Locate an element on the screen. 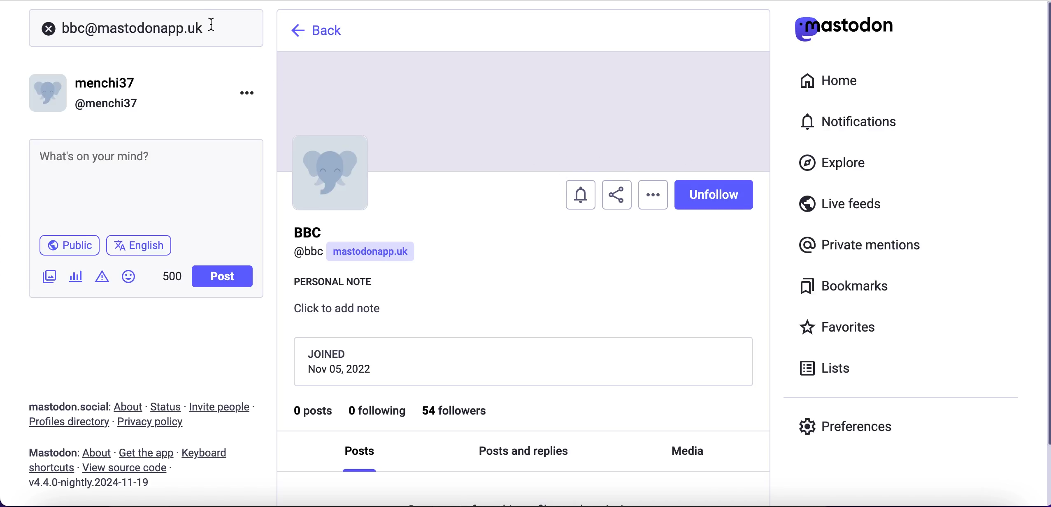 This screenshot has height=507, width=1051. user name is located at coordinates (360, 246).